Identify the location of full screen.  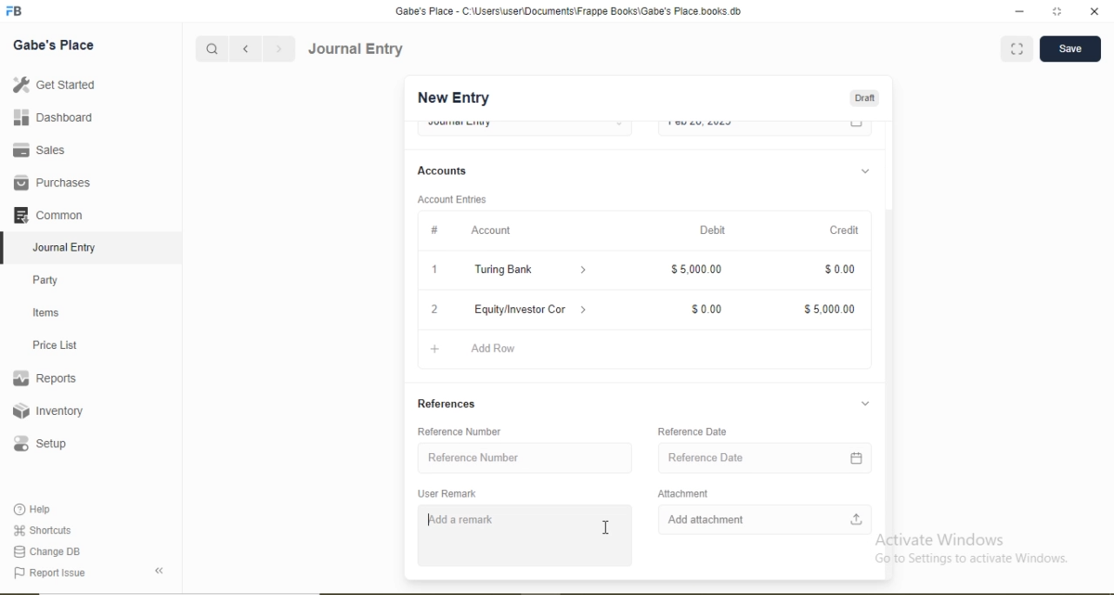
(1057, 11).